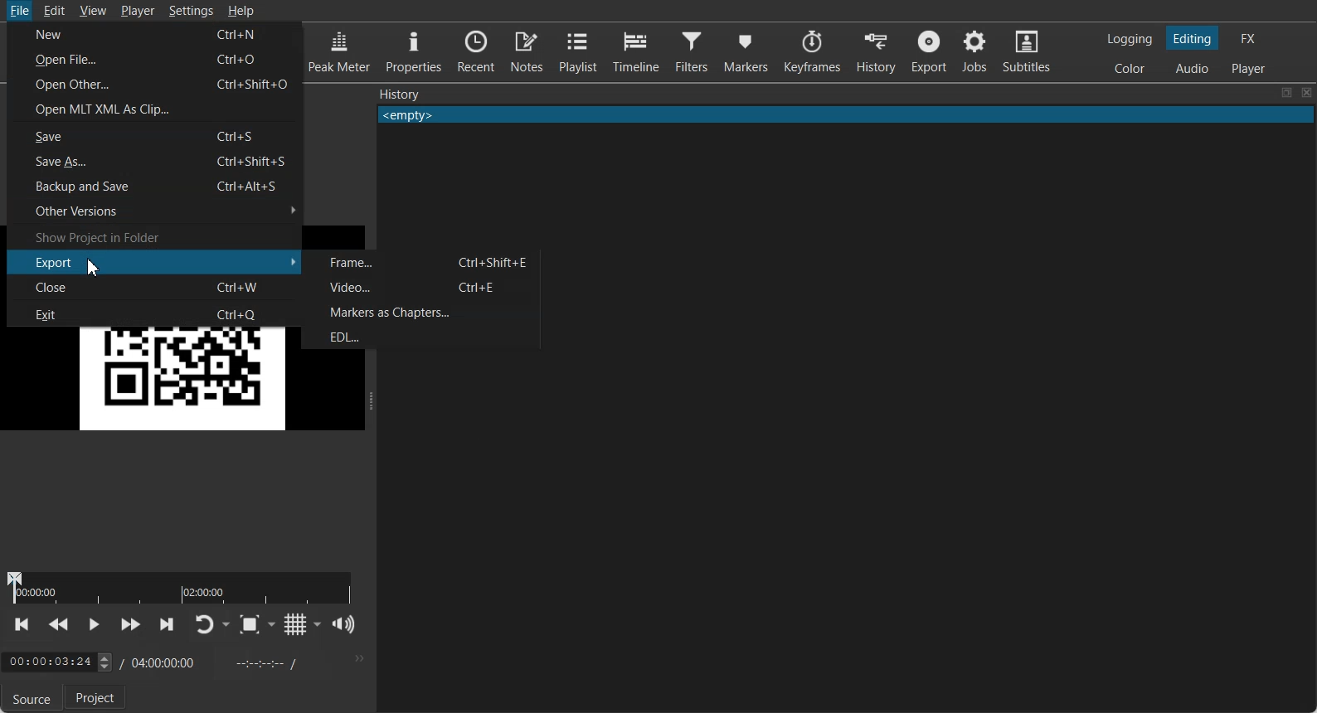 The width and height of the screenshot is (1317, 713). What do you see at coordinates (244, 313) in the screenshot?
I see `Ctrl+Q` at bounding box center [244, 313].